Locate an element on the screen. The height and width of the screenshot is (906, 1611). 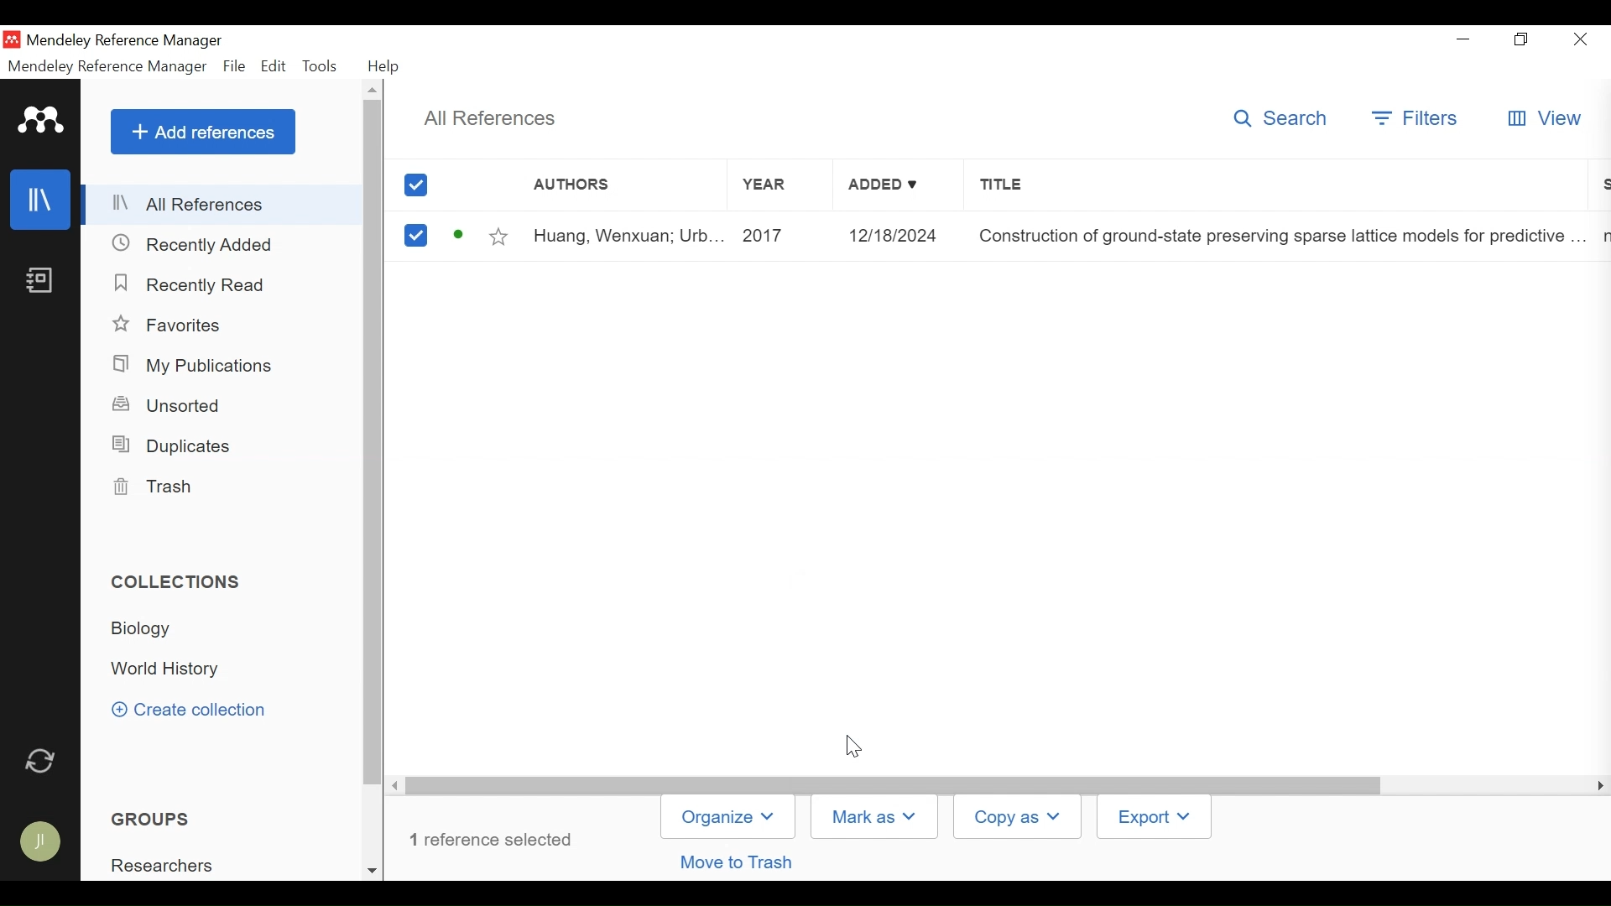
Sync is located at coordinates (43, 763).